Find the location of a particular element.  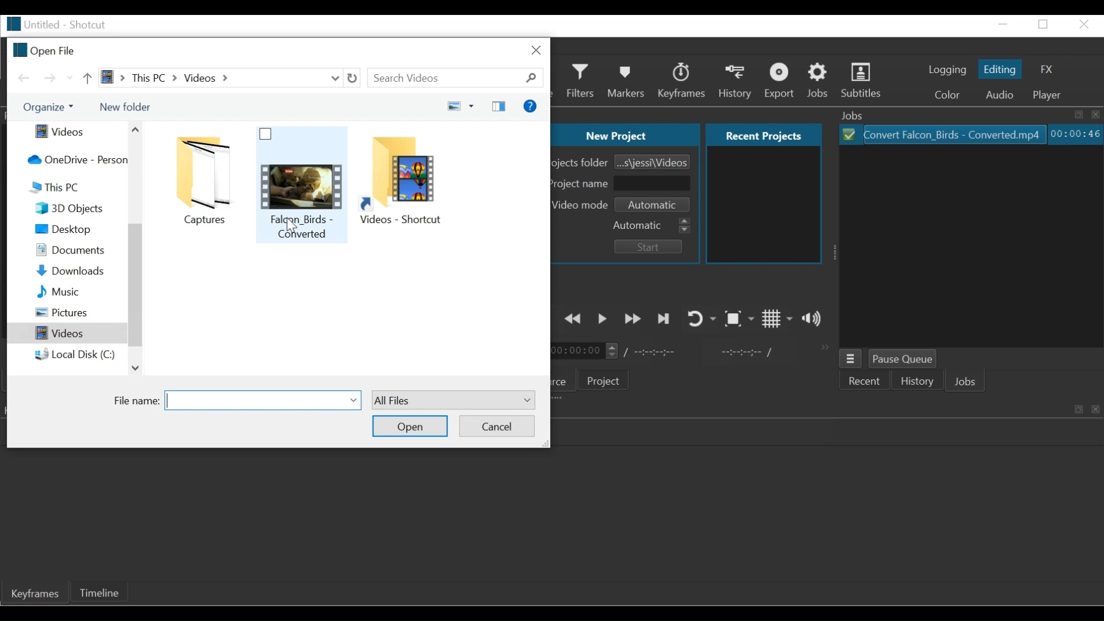

File name is located at coordinates (32, 24).